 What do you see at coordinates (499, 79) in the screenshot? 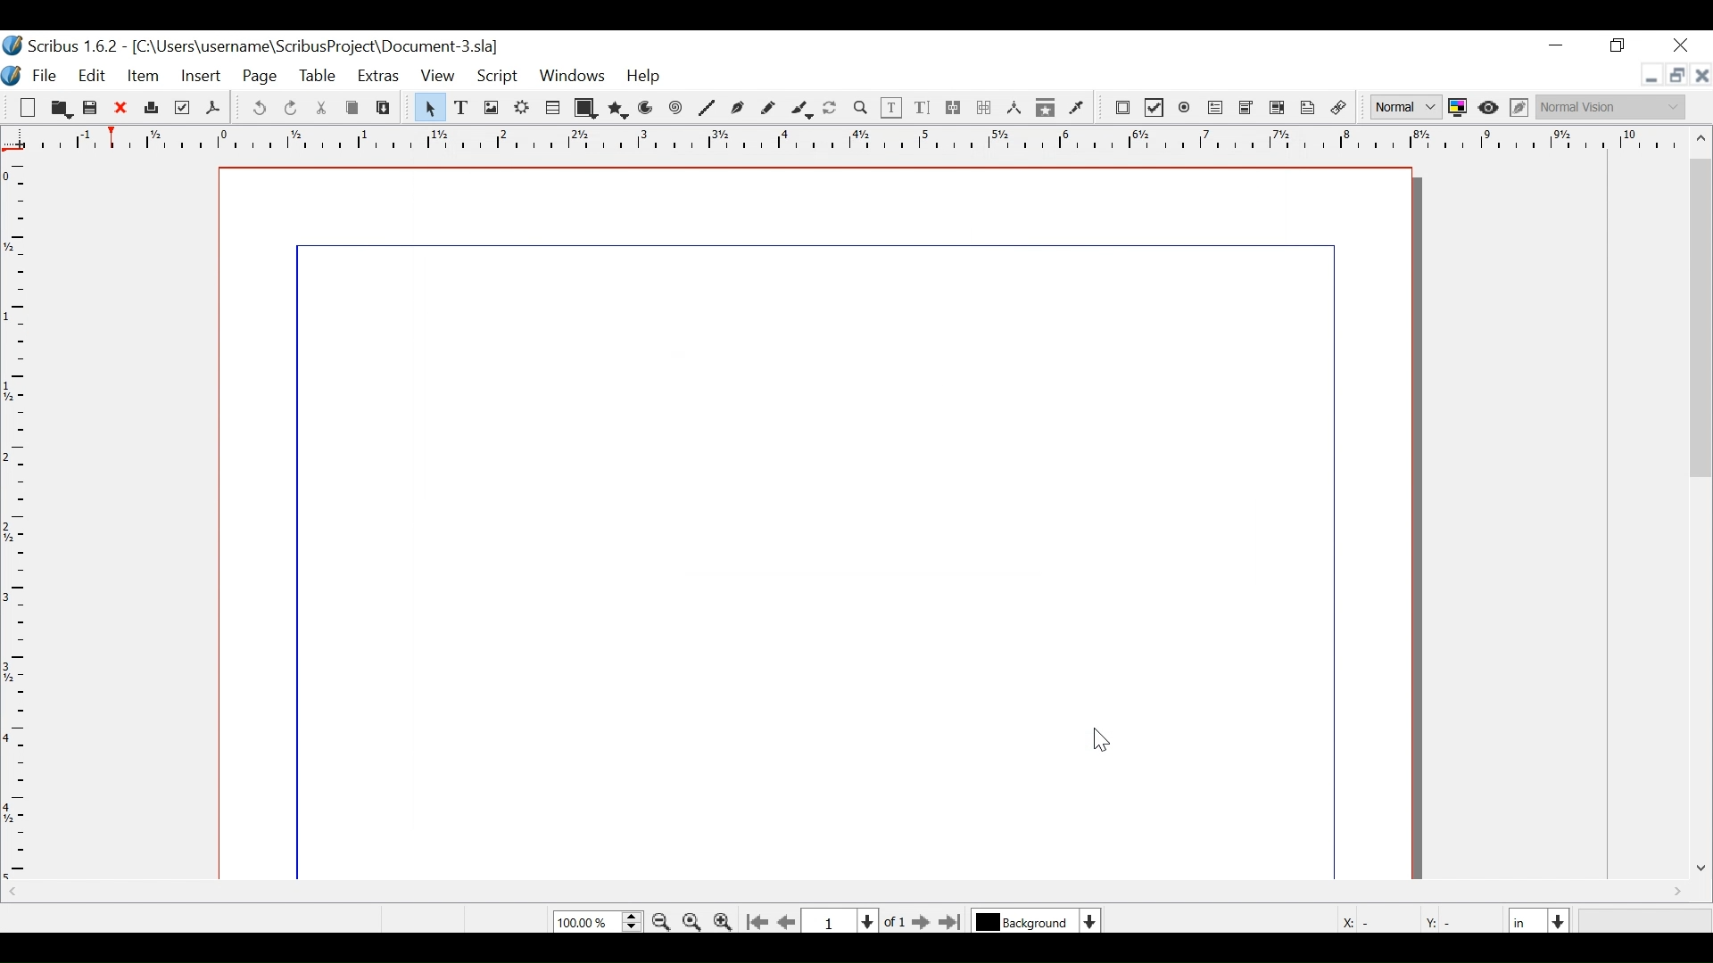
I see `Script` at bounding box center [499, 79].